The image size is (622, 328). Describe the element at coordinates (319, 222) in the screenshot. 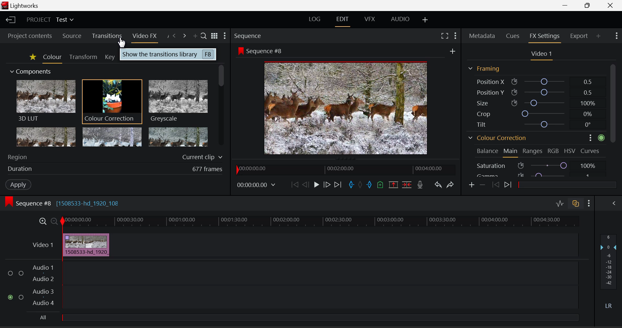

I see `Project Timeline` at that location.